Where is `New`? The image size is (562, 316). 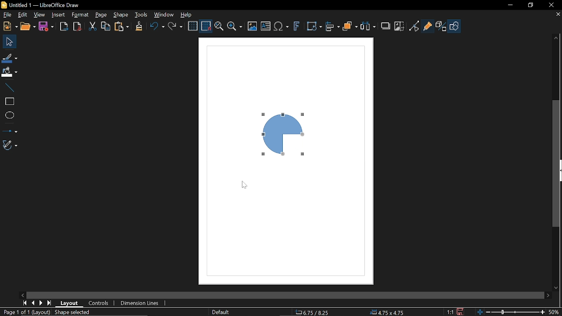 New is located at coordinates (9, 26).